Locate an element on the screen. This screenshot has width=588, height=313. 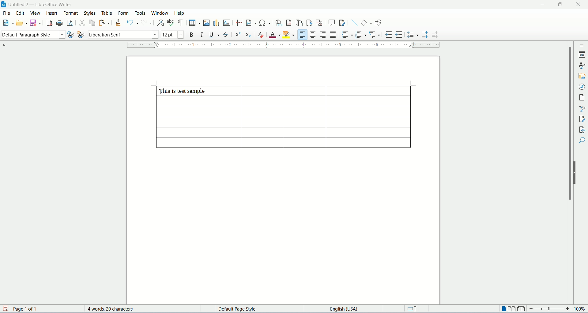
insert comment is located at coordinates (331, 23).